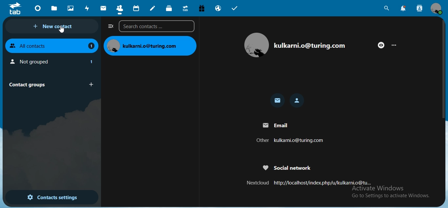  I want to click on notifications, so click(403, 9).